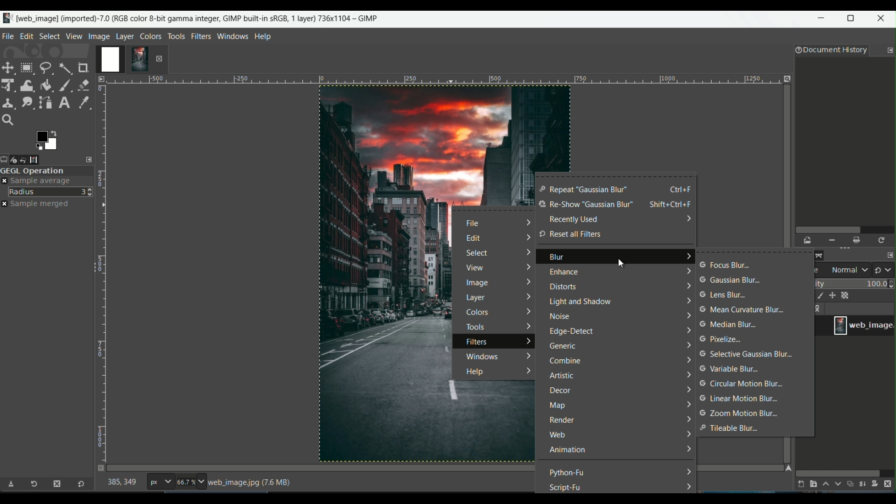 The image size is (896, 504). What do you see at coordinates (847, 294) in the screenshot?
I see `lock alpha channel` at bounding box center [847, 294].